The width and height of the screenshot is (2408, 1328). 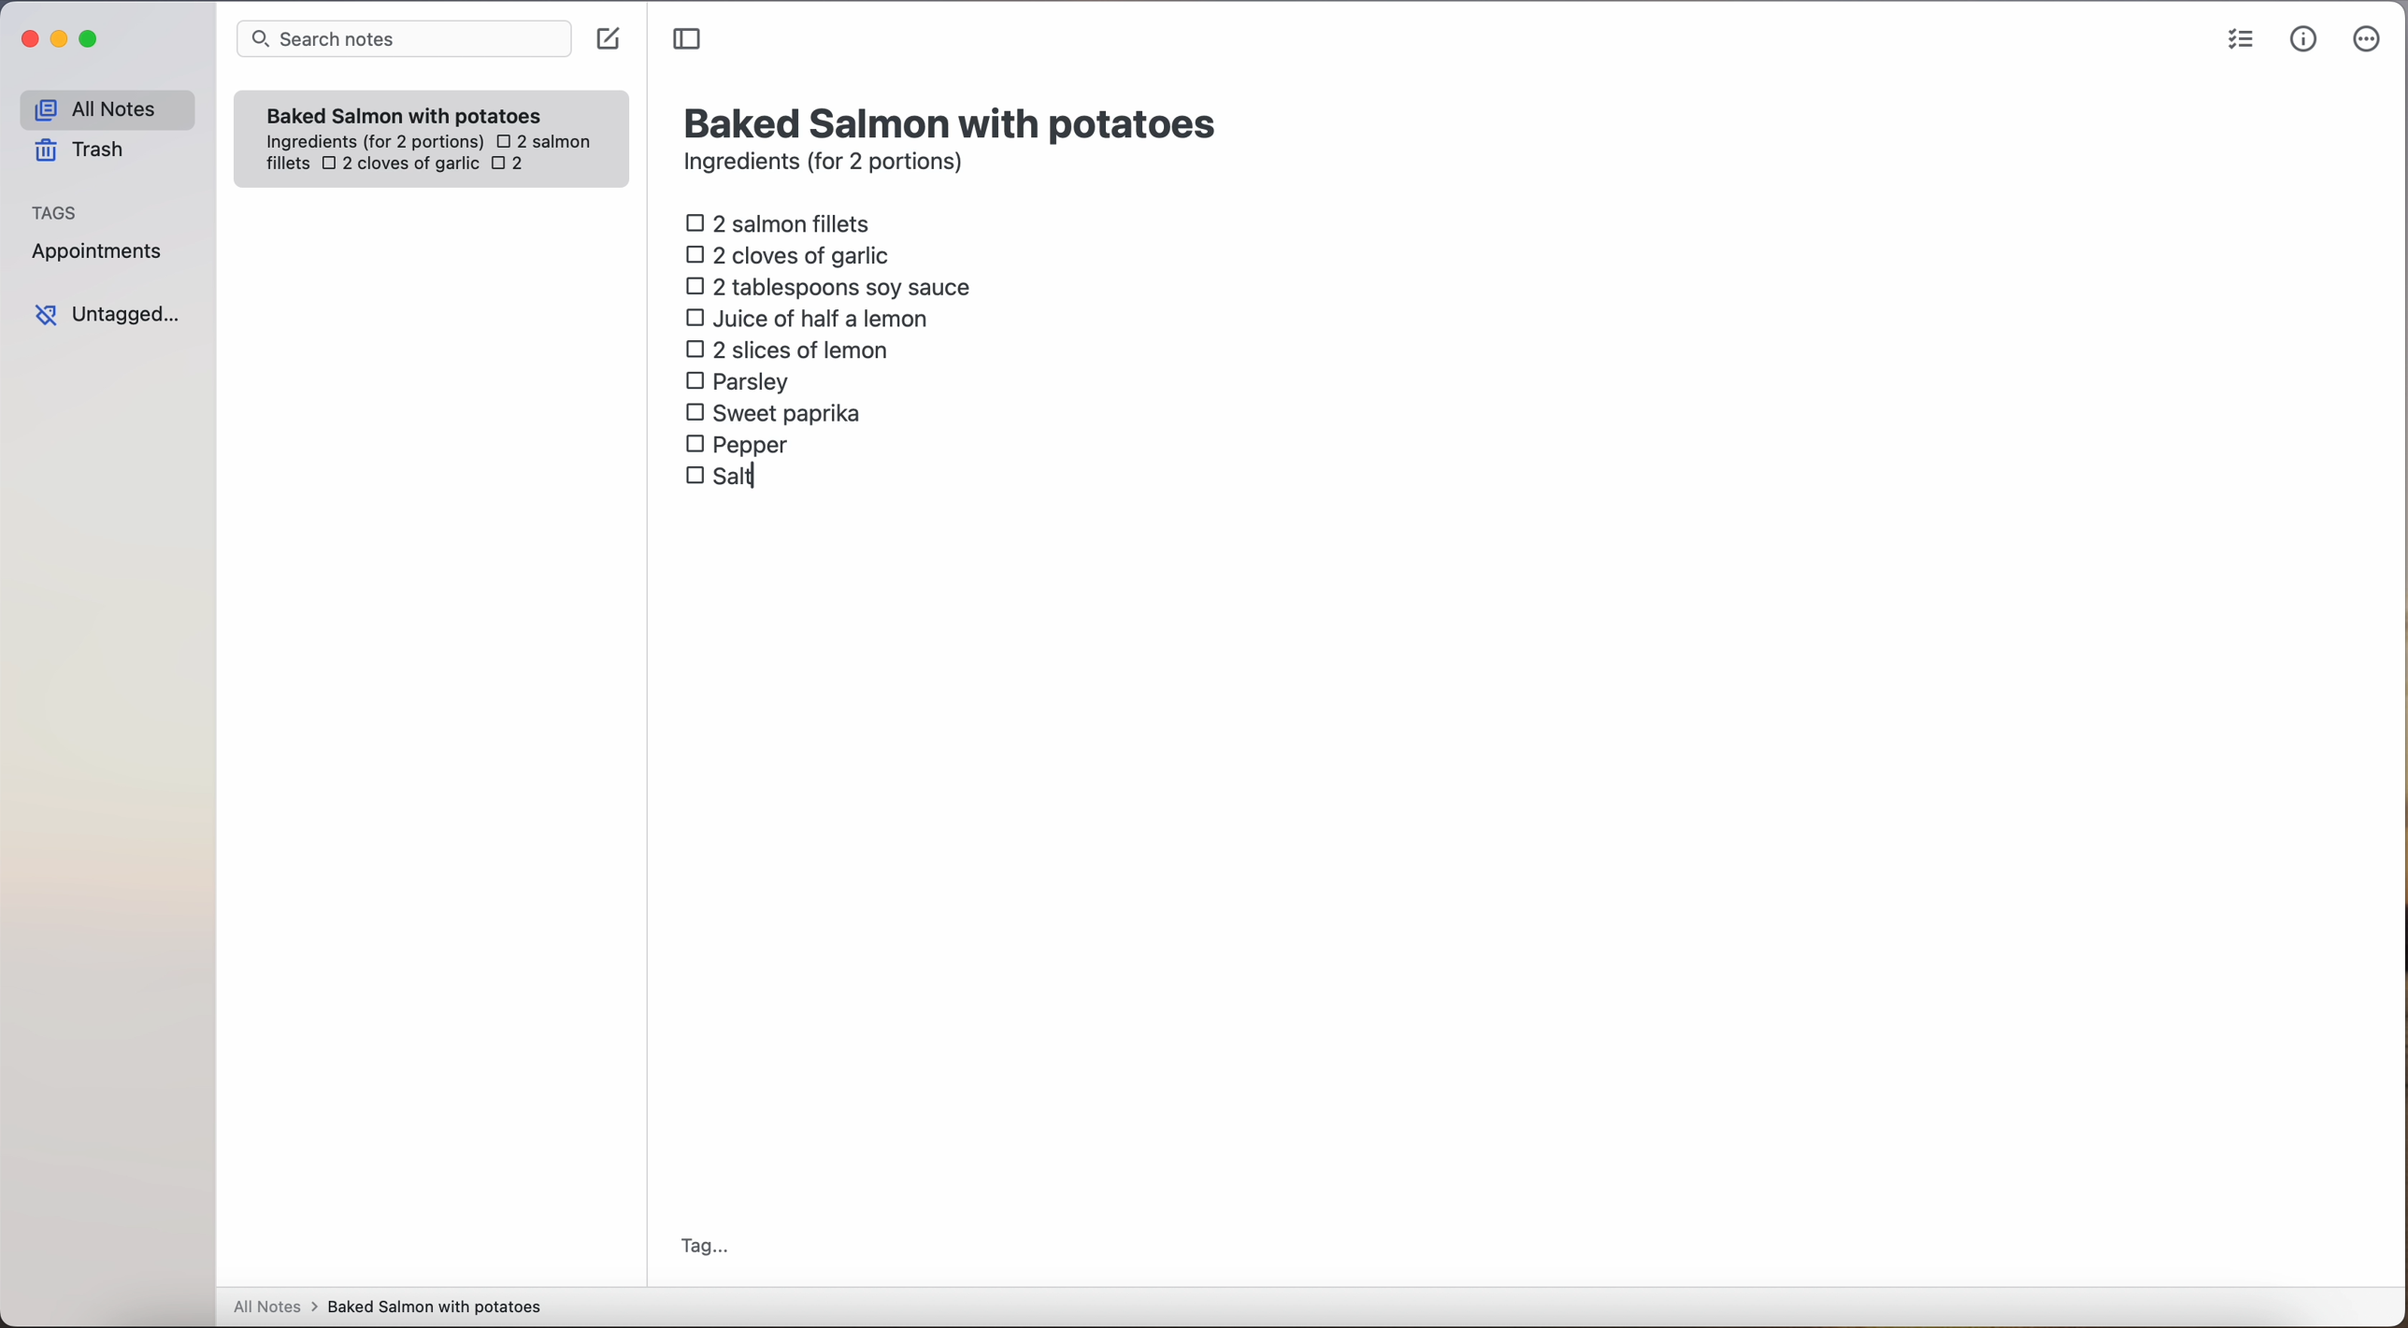 I want to click on parsley, so click(x=738, y=379).